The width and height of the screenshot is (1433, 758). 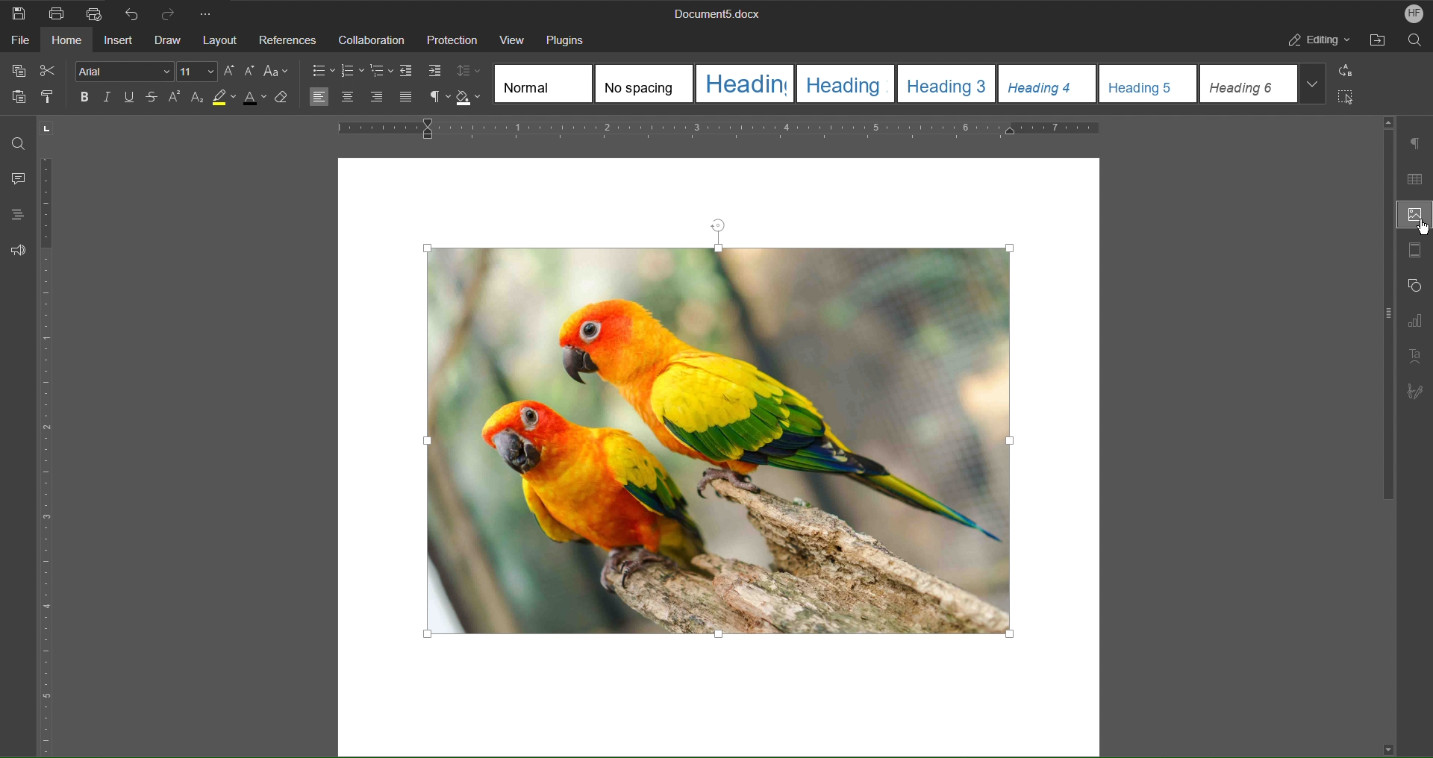 I want to click on Text Color, so click(x=260, y=101).